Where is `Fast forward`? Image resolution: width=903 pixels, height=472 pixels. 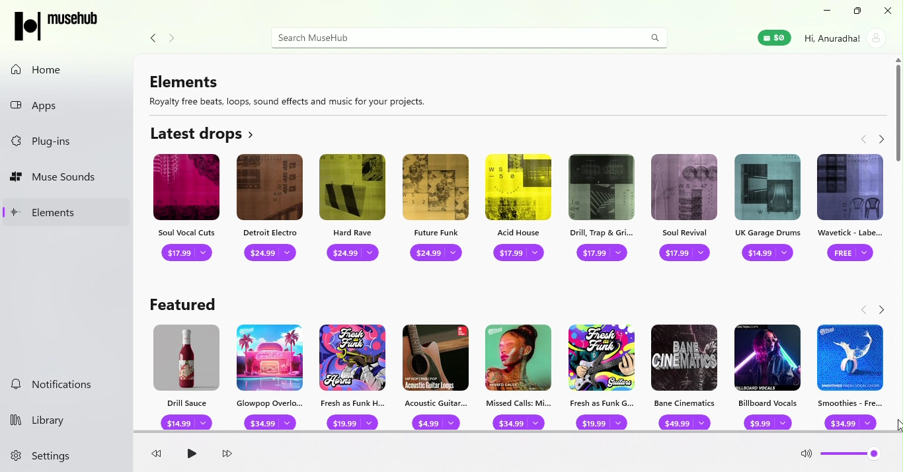 Fast forward is located at coordinates (227, 455).